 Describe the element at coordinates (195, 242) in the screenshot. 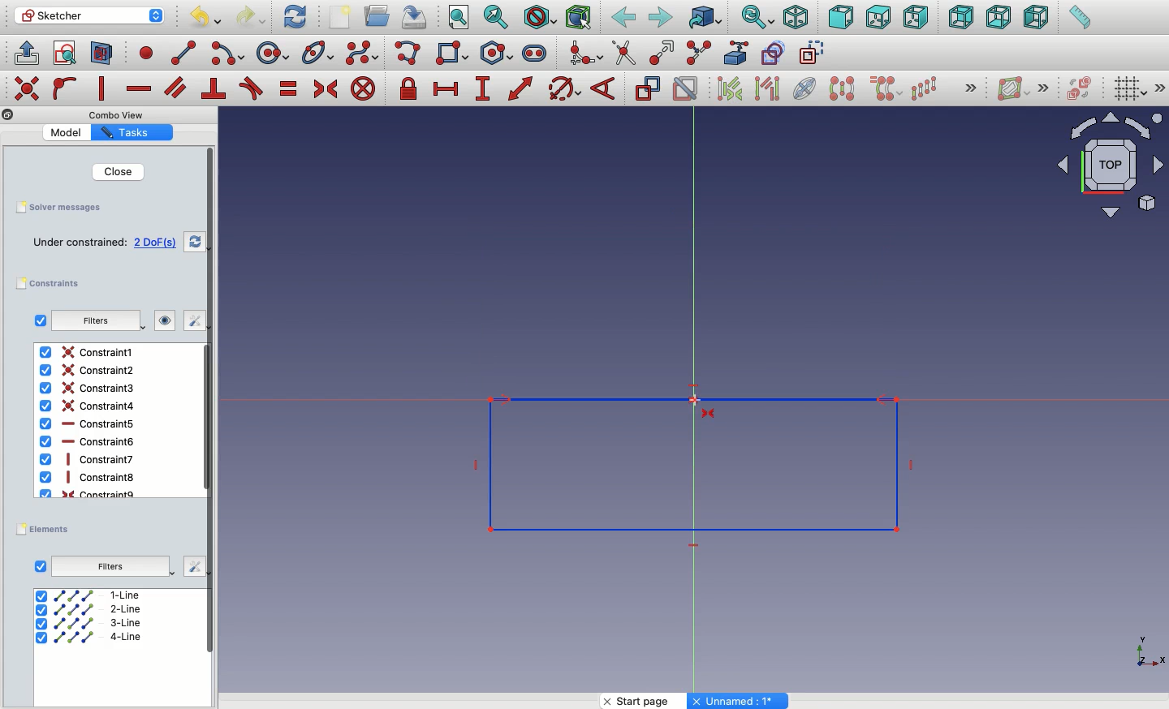

I see `refresh` at that location.